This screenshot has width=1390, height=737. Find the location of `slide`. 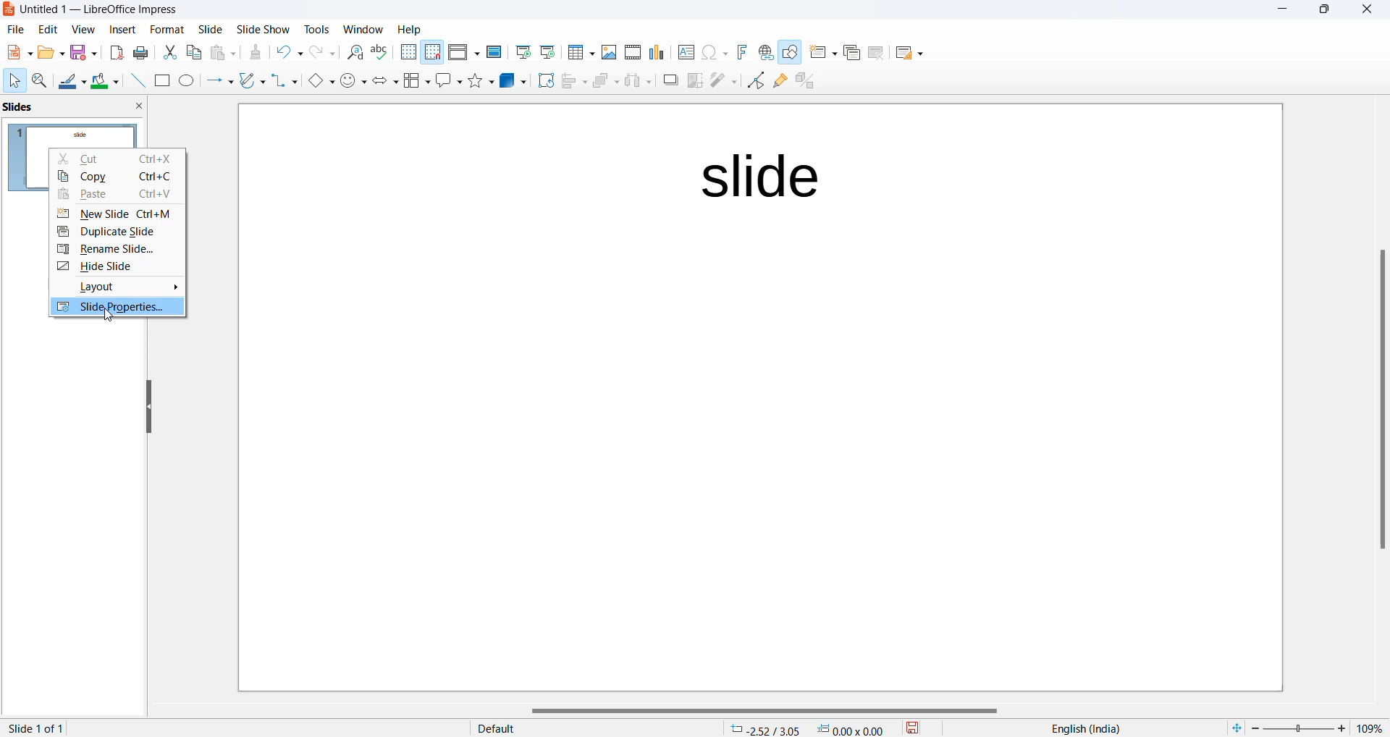

slide is located at coordinates (167, 30).